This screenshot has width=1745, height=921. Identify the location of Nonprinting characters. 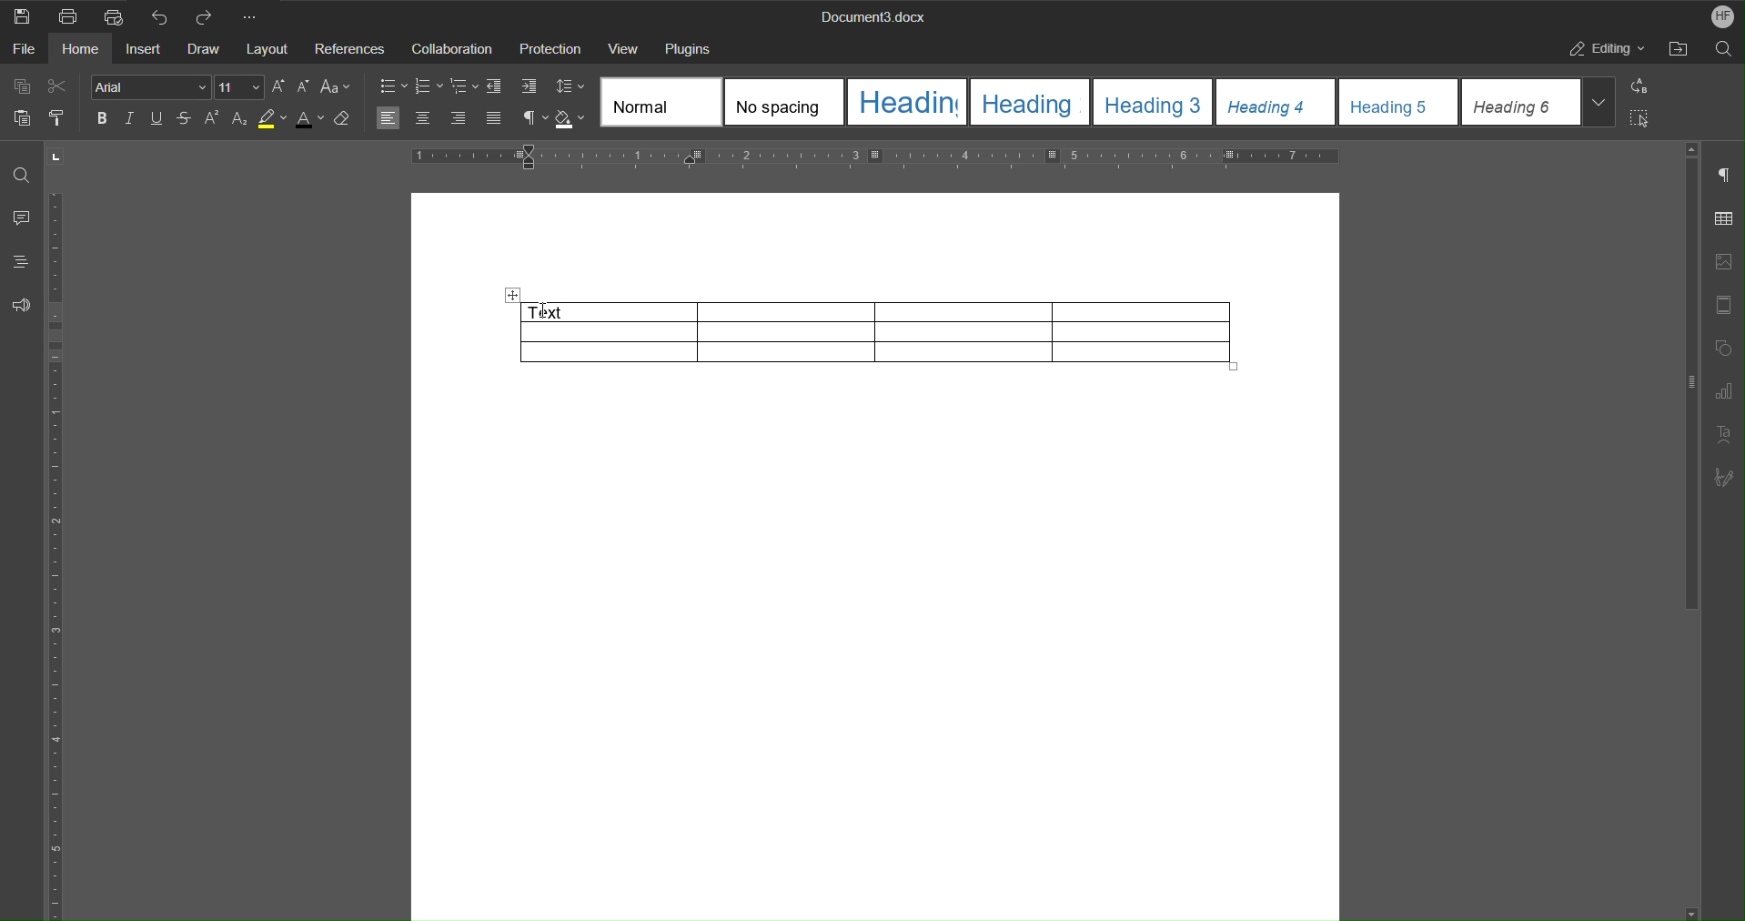
(531, 118).